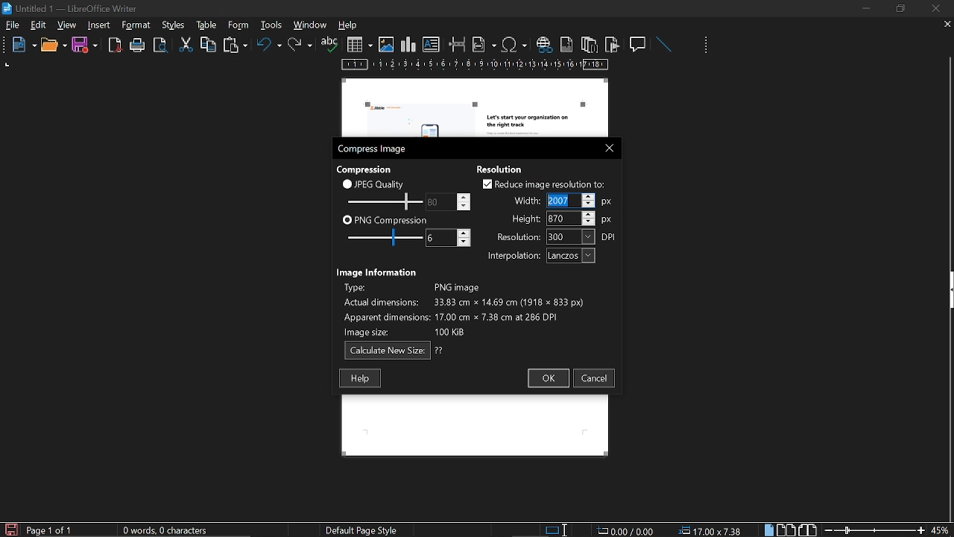 The height and width of the screenshot is (537, 954). What do you see at coordinates (557, 236) in the screenshot?
I see `resolution` at bounding box center [557, 236].